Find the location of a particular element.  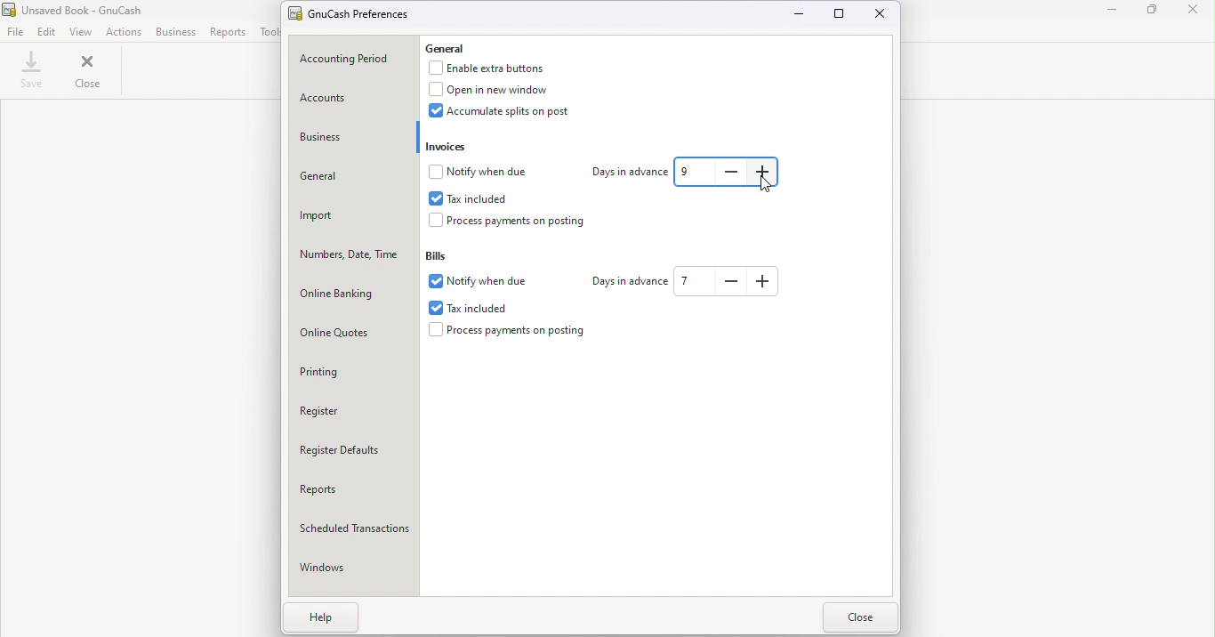

Printing is located at coordinates (357, 372).